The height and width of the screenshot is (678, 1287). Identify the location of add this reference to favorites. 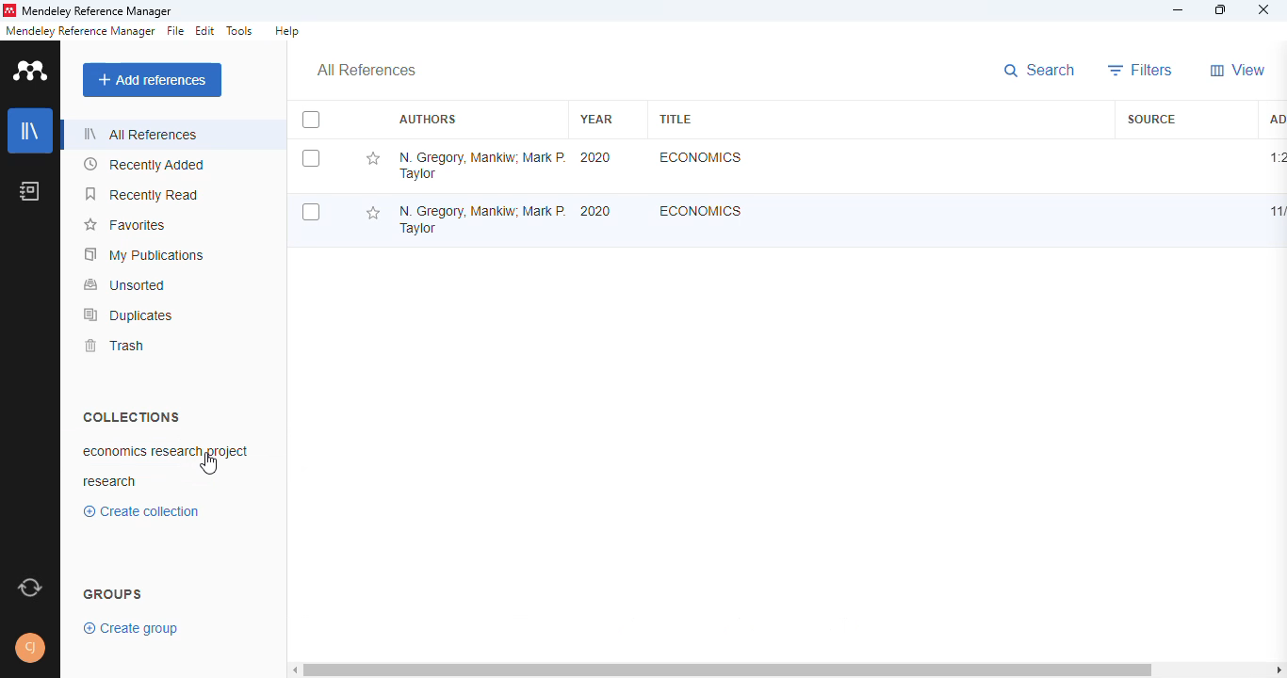
(372, 214).